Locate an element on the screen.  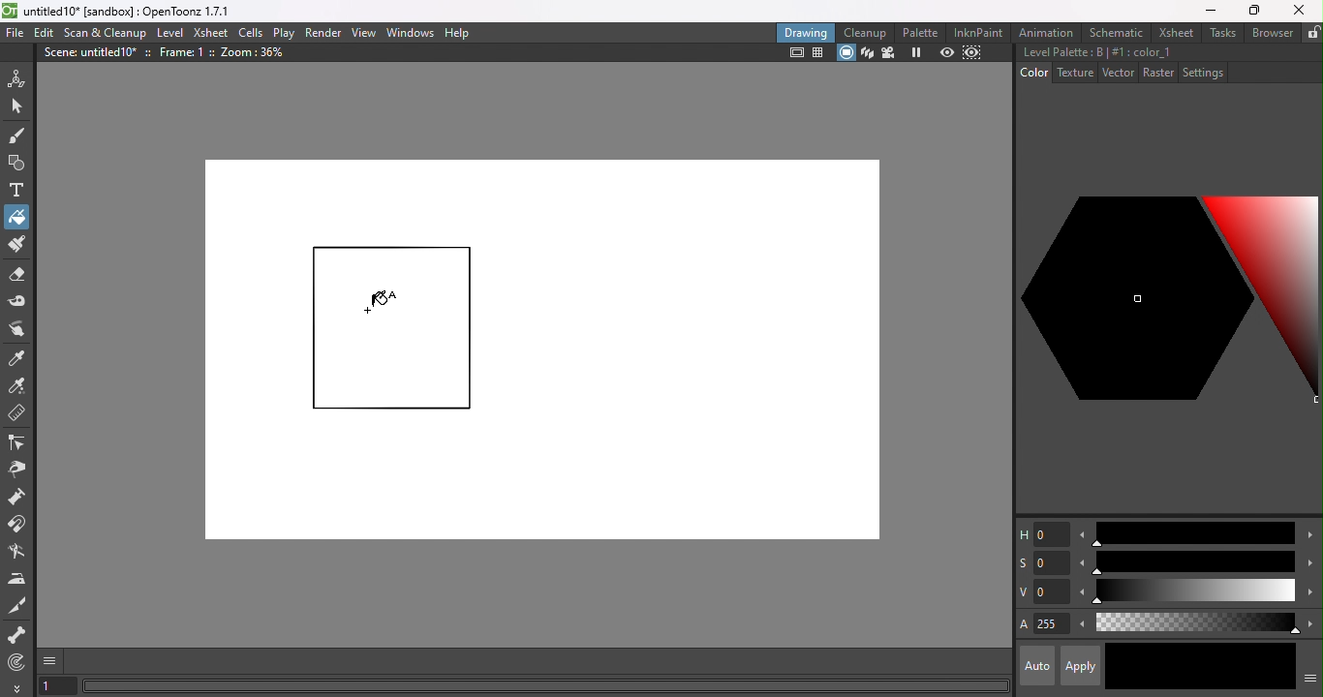
Windows is located at coordinates (411, 31).